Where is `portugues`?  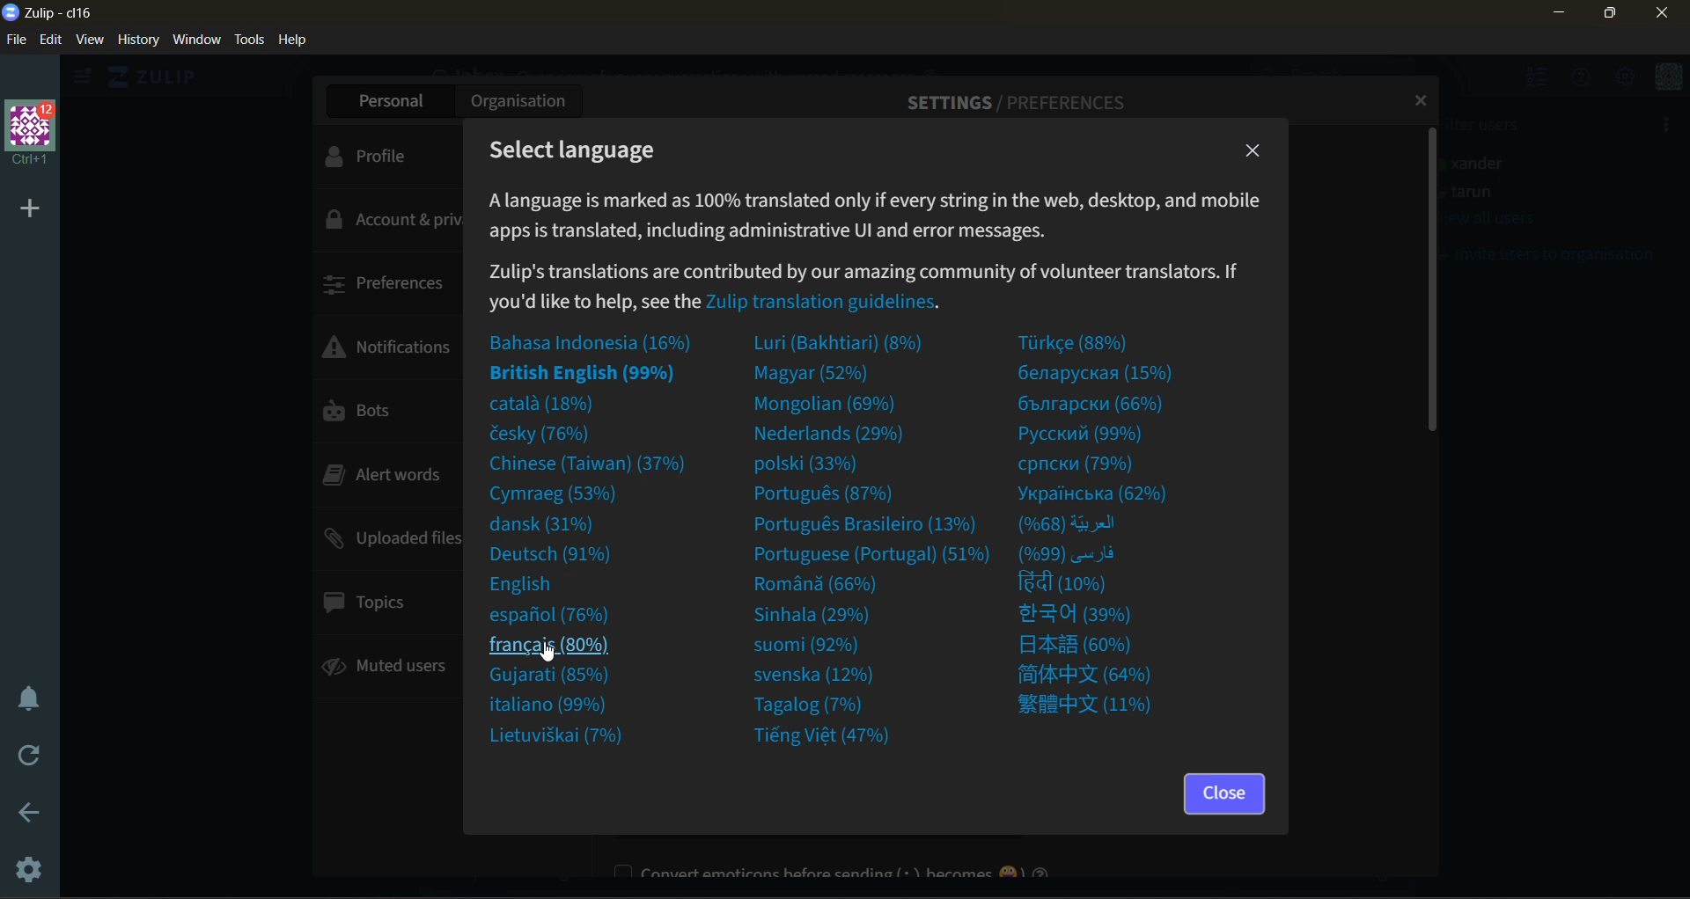
portugues is located at coordinates (833, 493).